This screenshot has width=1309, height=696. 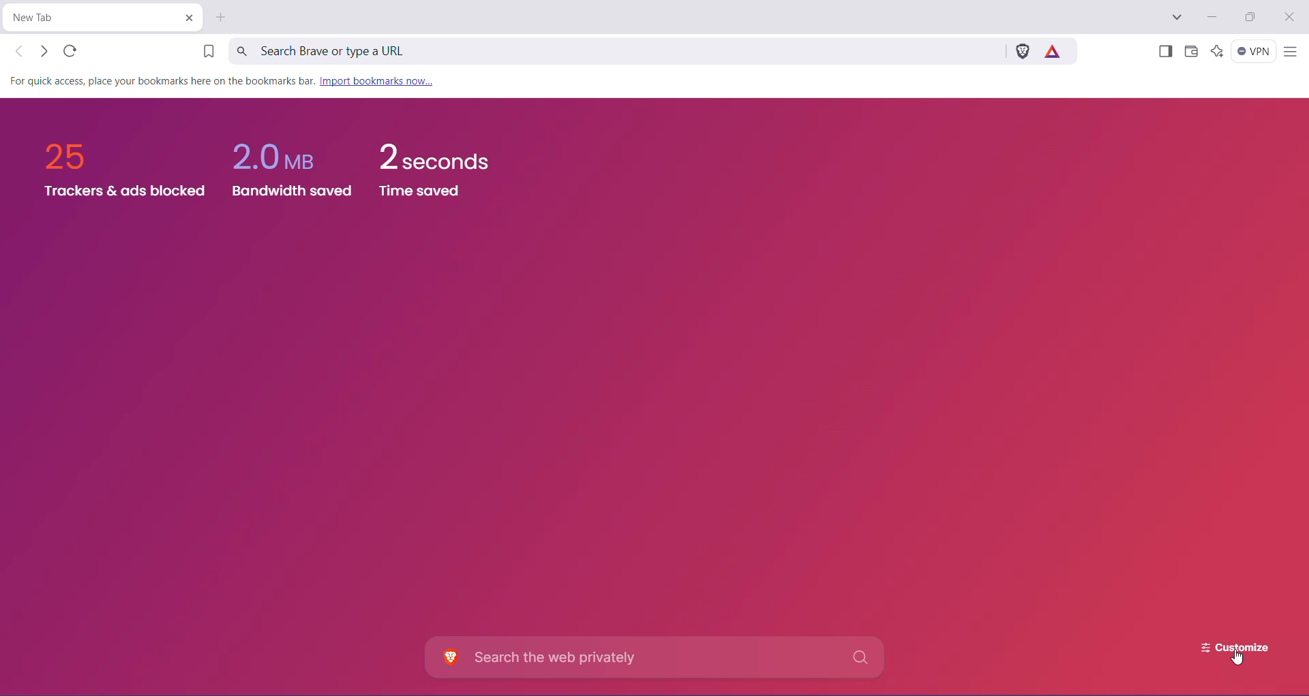 What do you see at coordinates (614, 50) in the screenshot?
I see `Search Brave or Type a URL` at bounding box center [614, 50].